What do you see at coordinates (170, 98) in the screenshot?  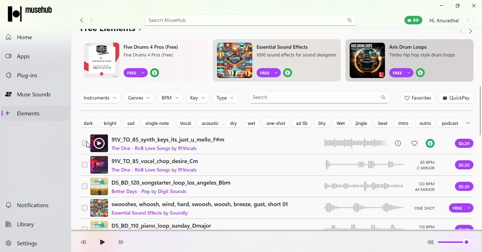 I see `BPM` at bounding box center [170, 98].